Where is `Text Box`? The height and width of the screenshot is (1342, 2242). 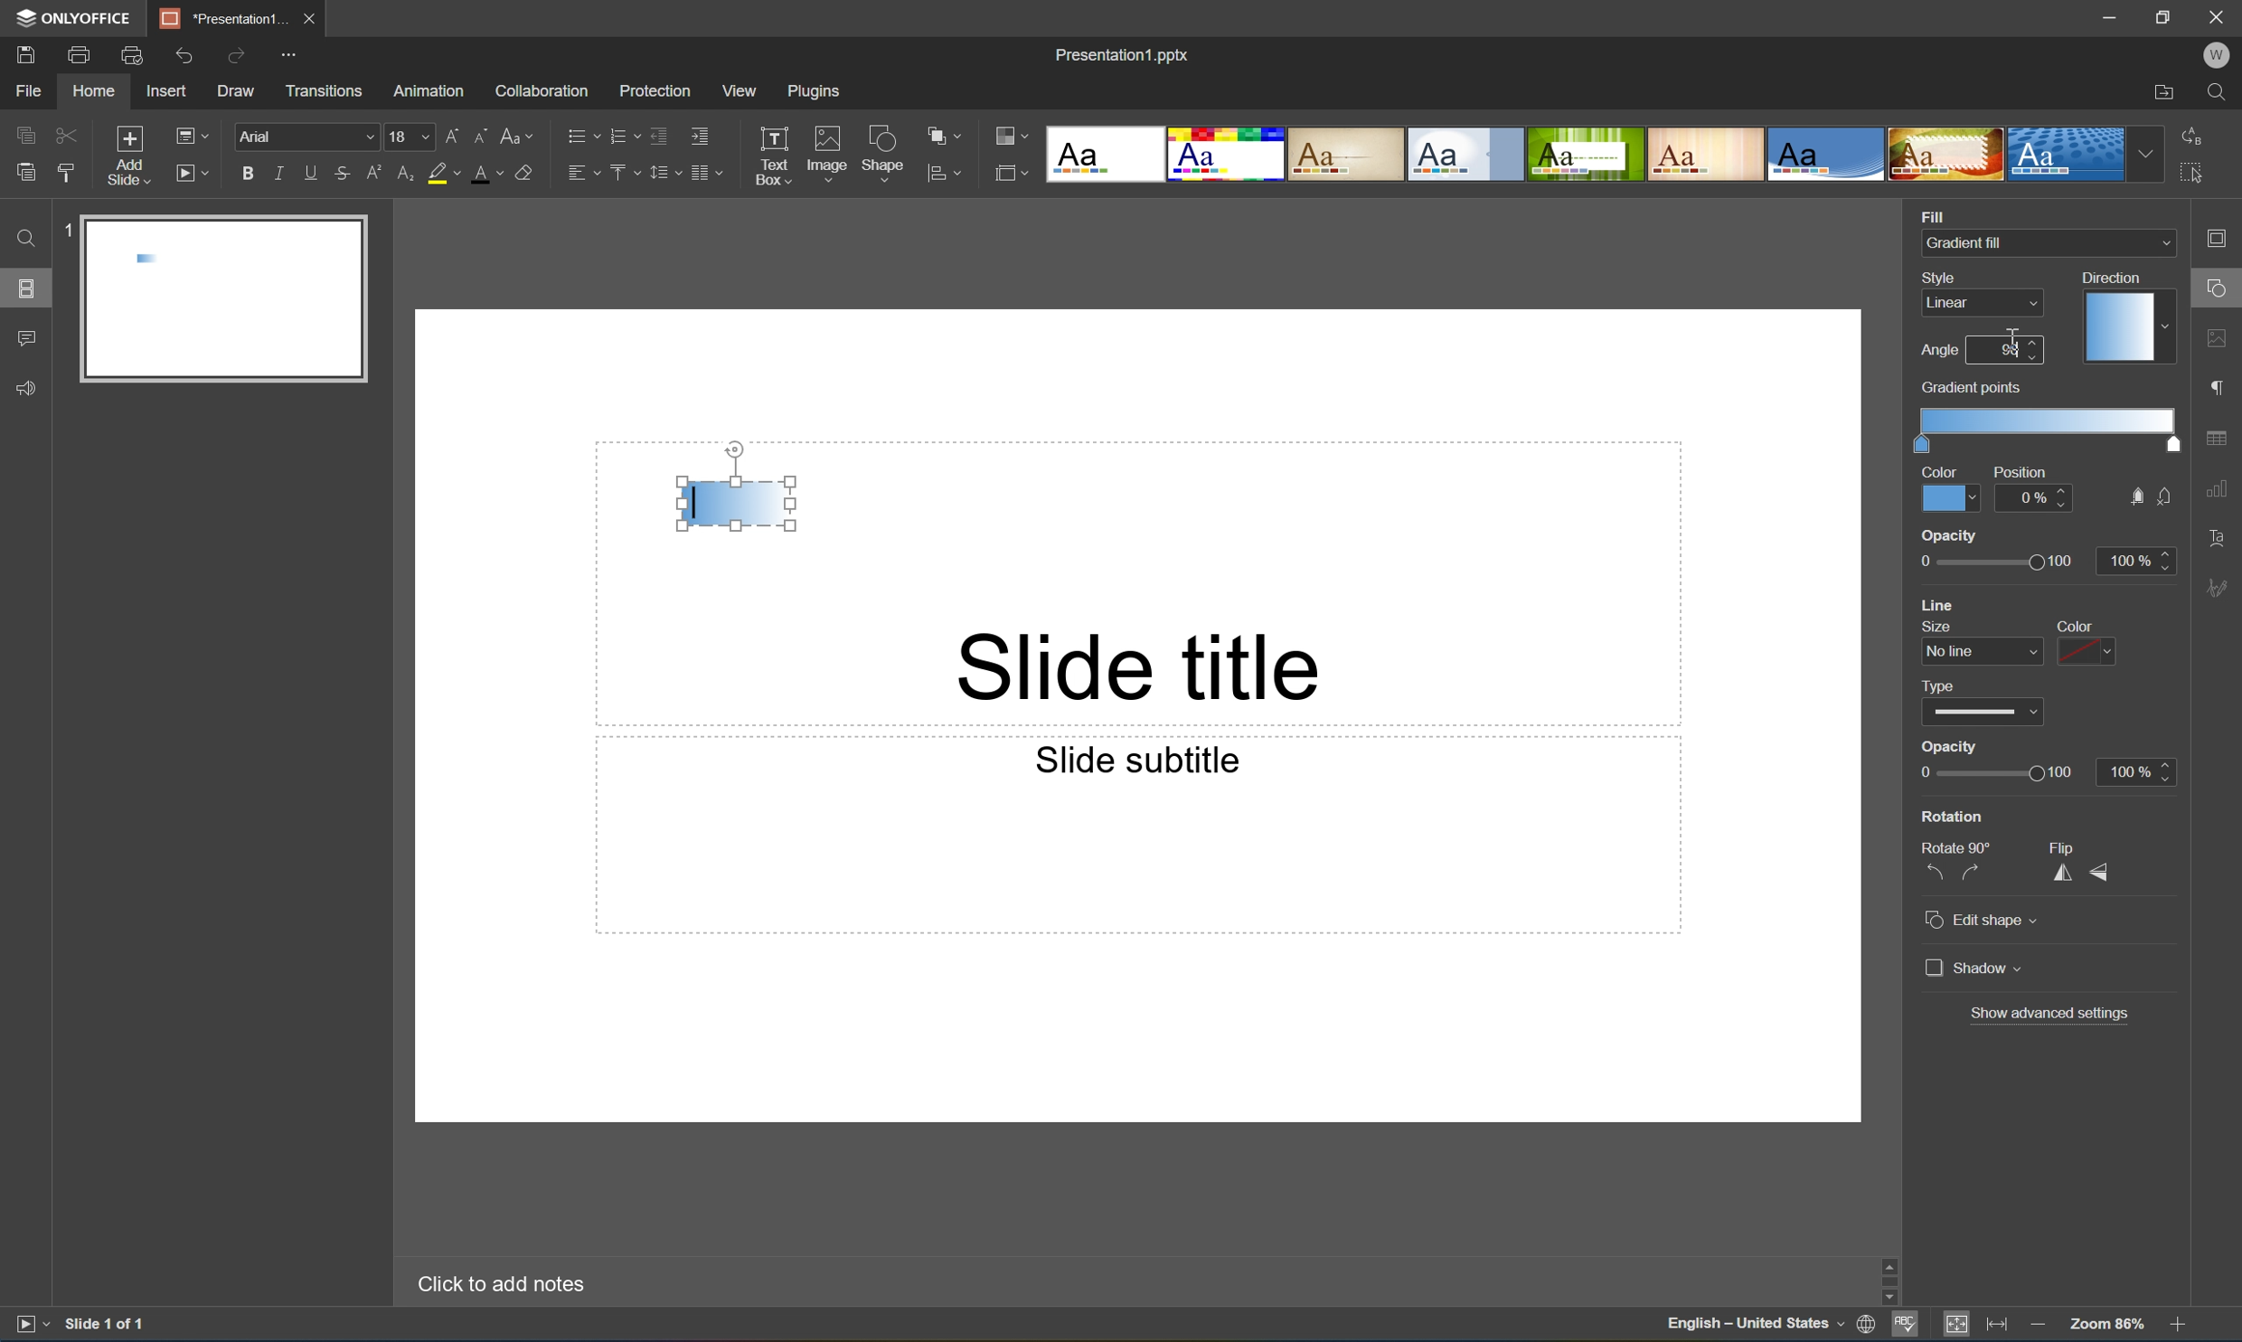
Text Box is located at coordinates (772, 156).